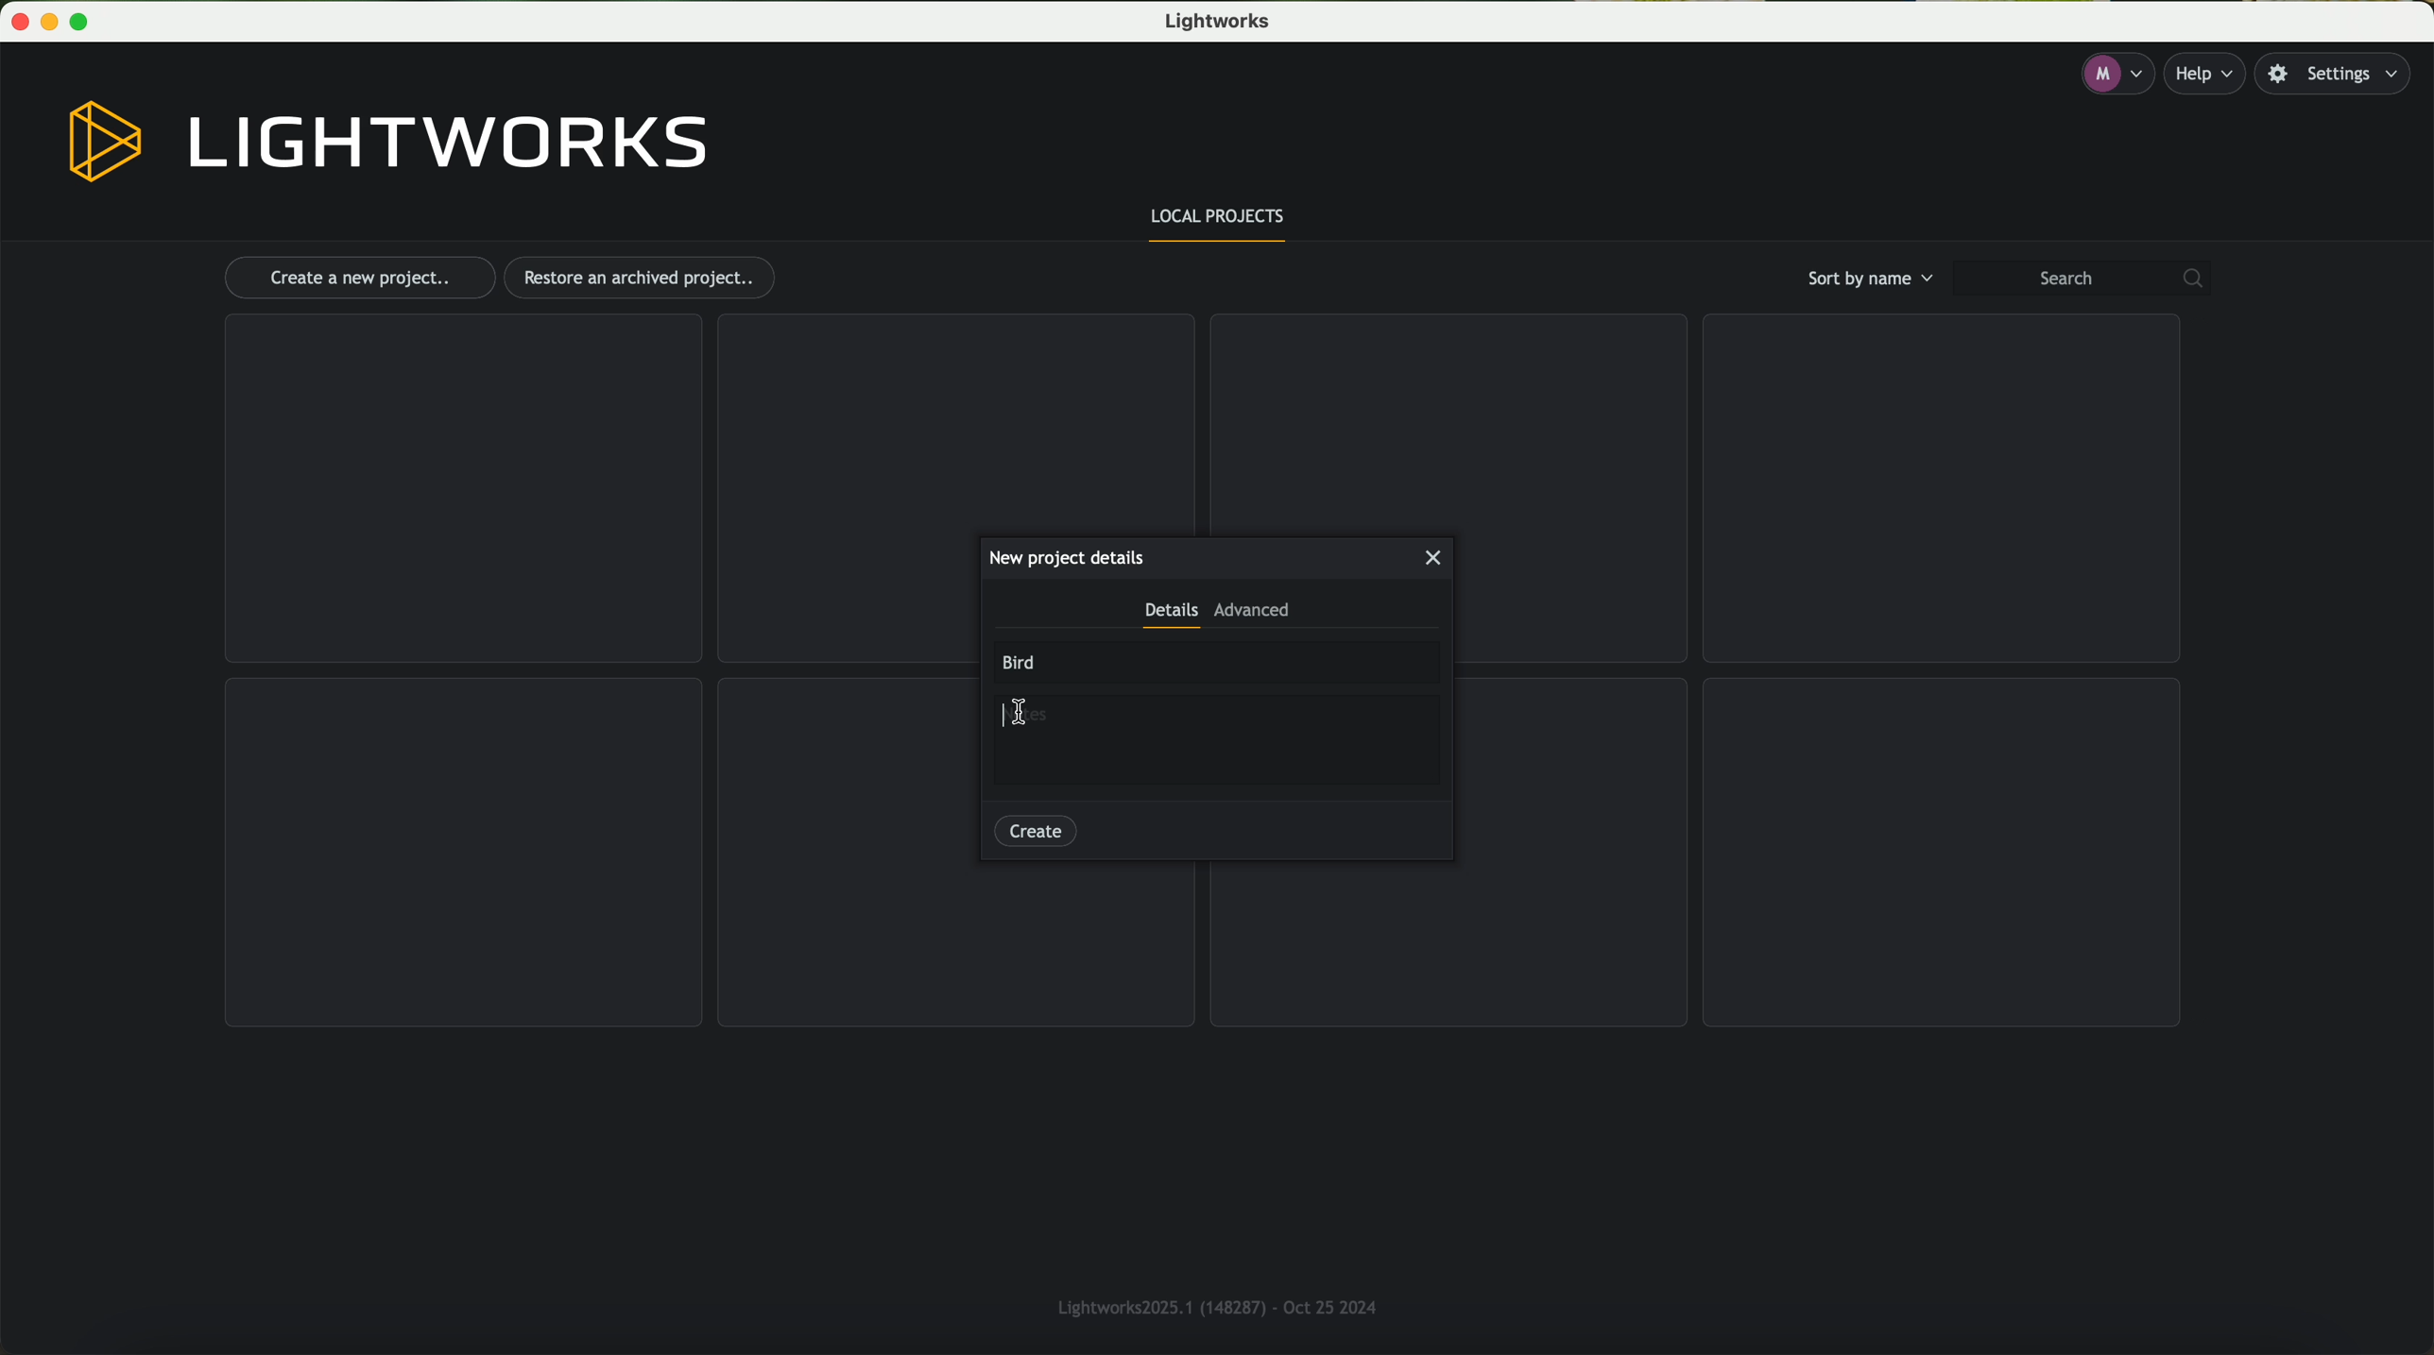  I want to click on grid, so click(461, 489).